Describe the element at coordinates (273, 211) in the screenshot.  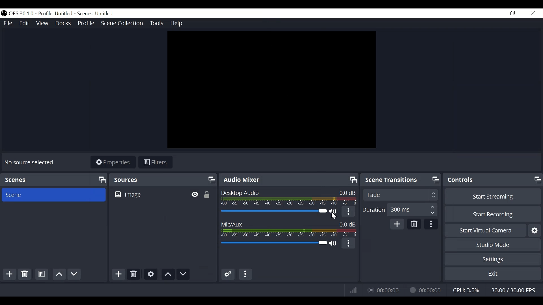
I see `Desktop Audio Slider` at that location.